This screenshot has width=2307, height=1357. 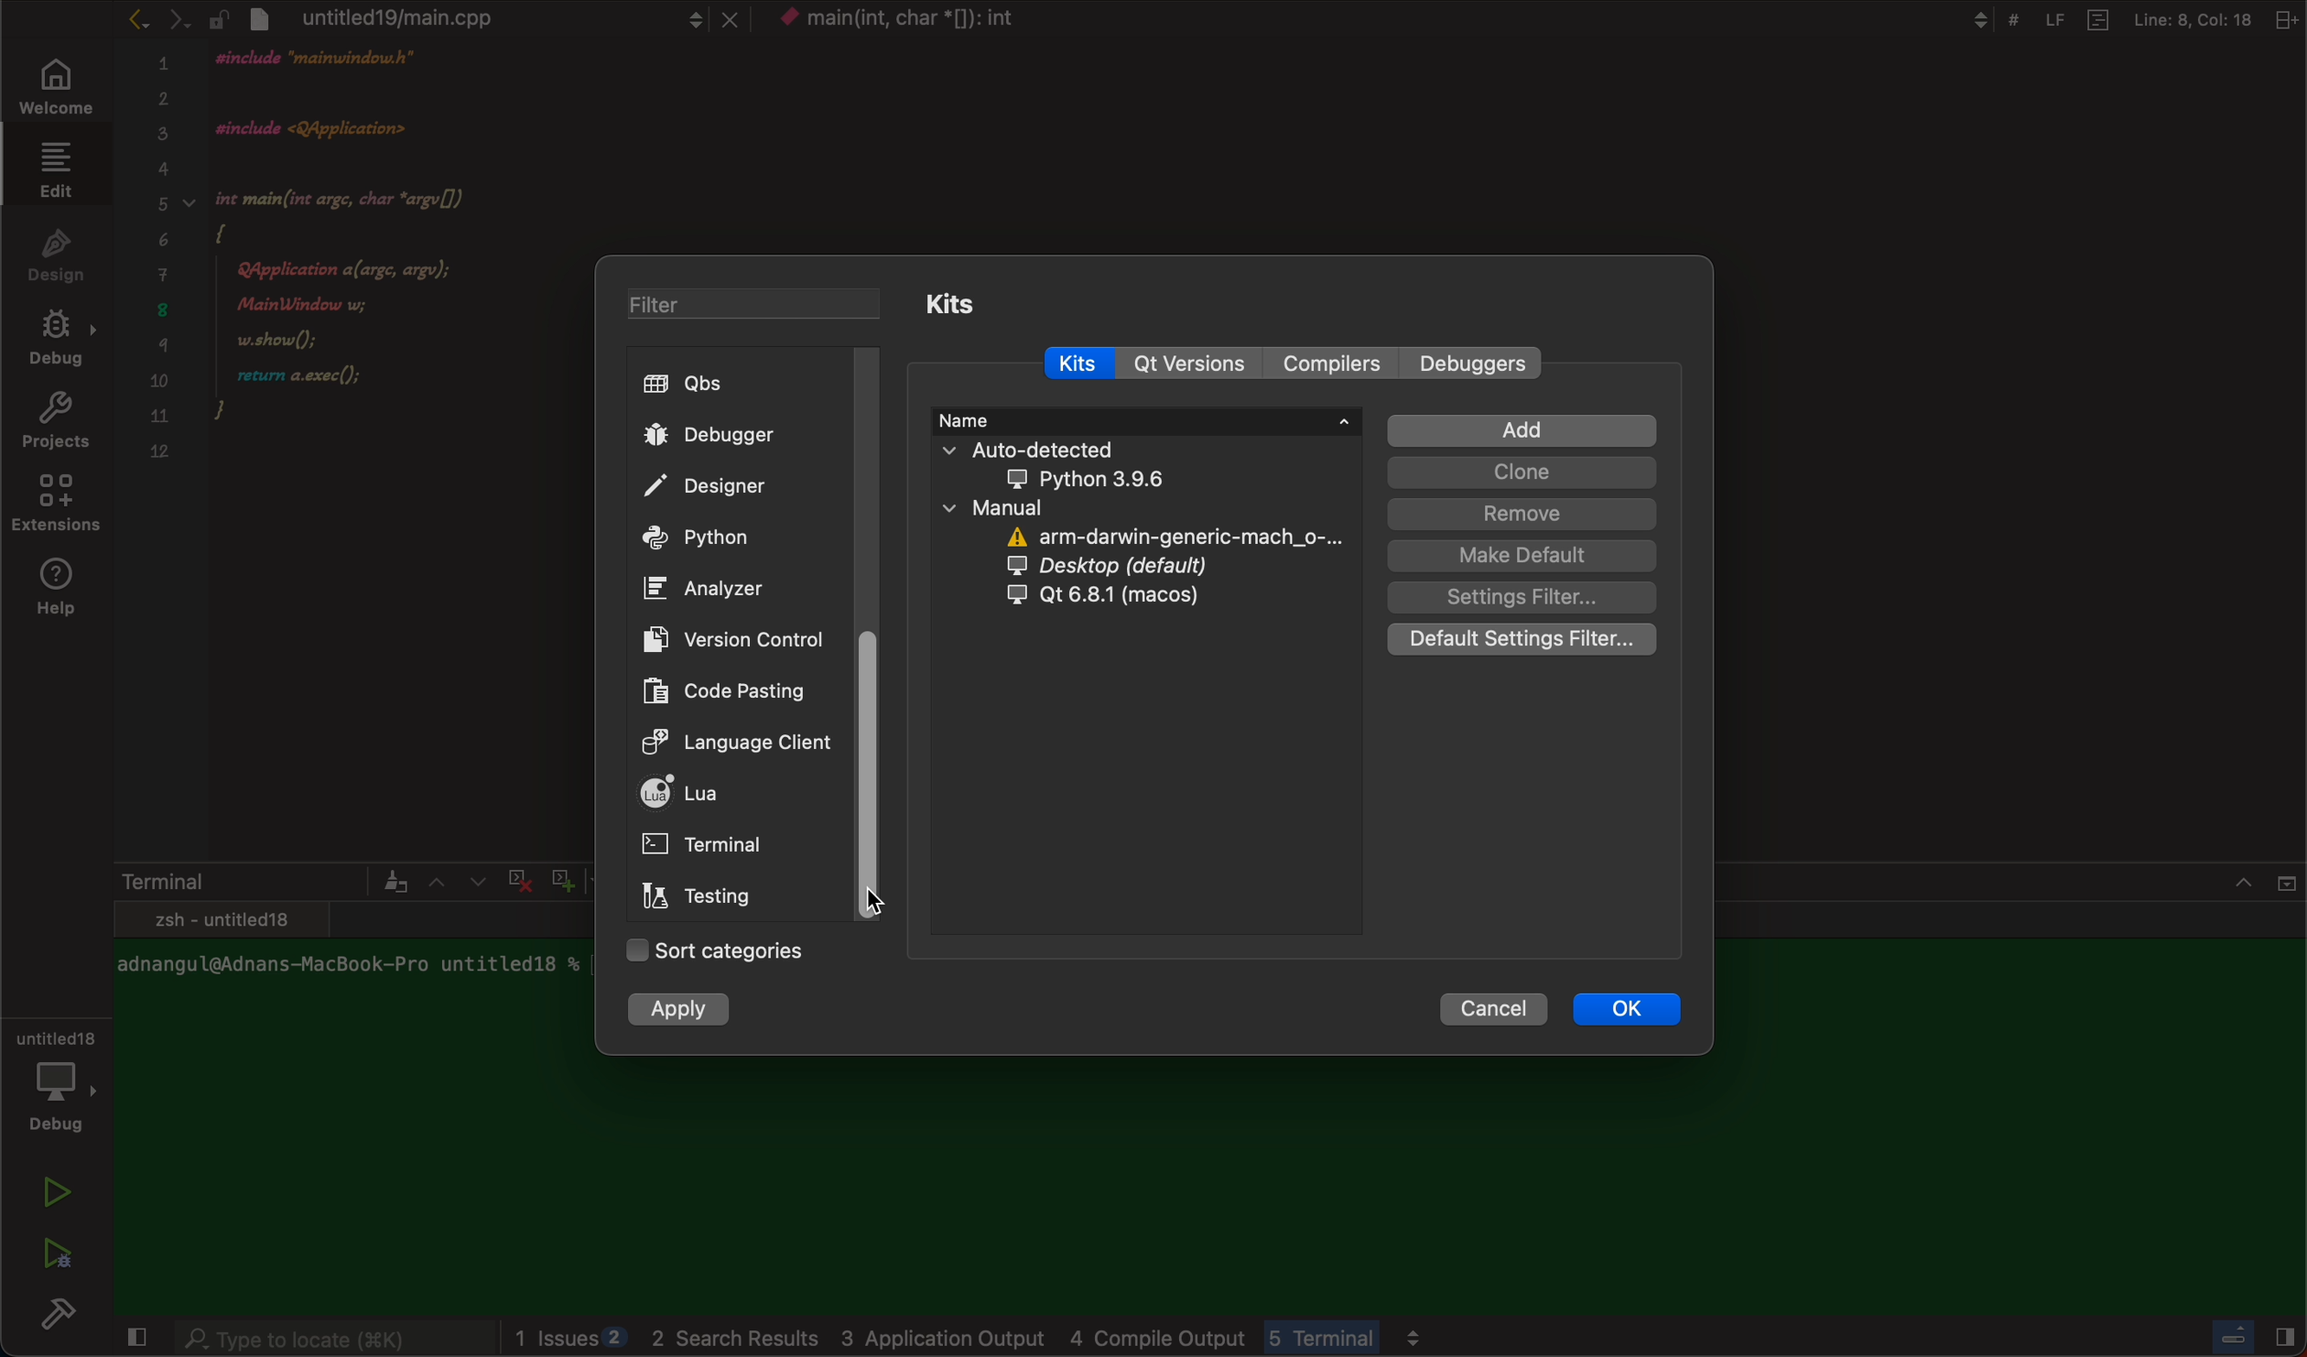 What do you see at coordinates (730, 796) in the screenshot?
I see `lua` at bounding box center [730, 796].